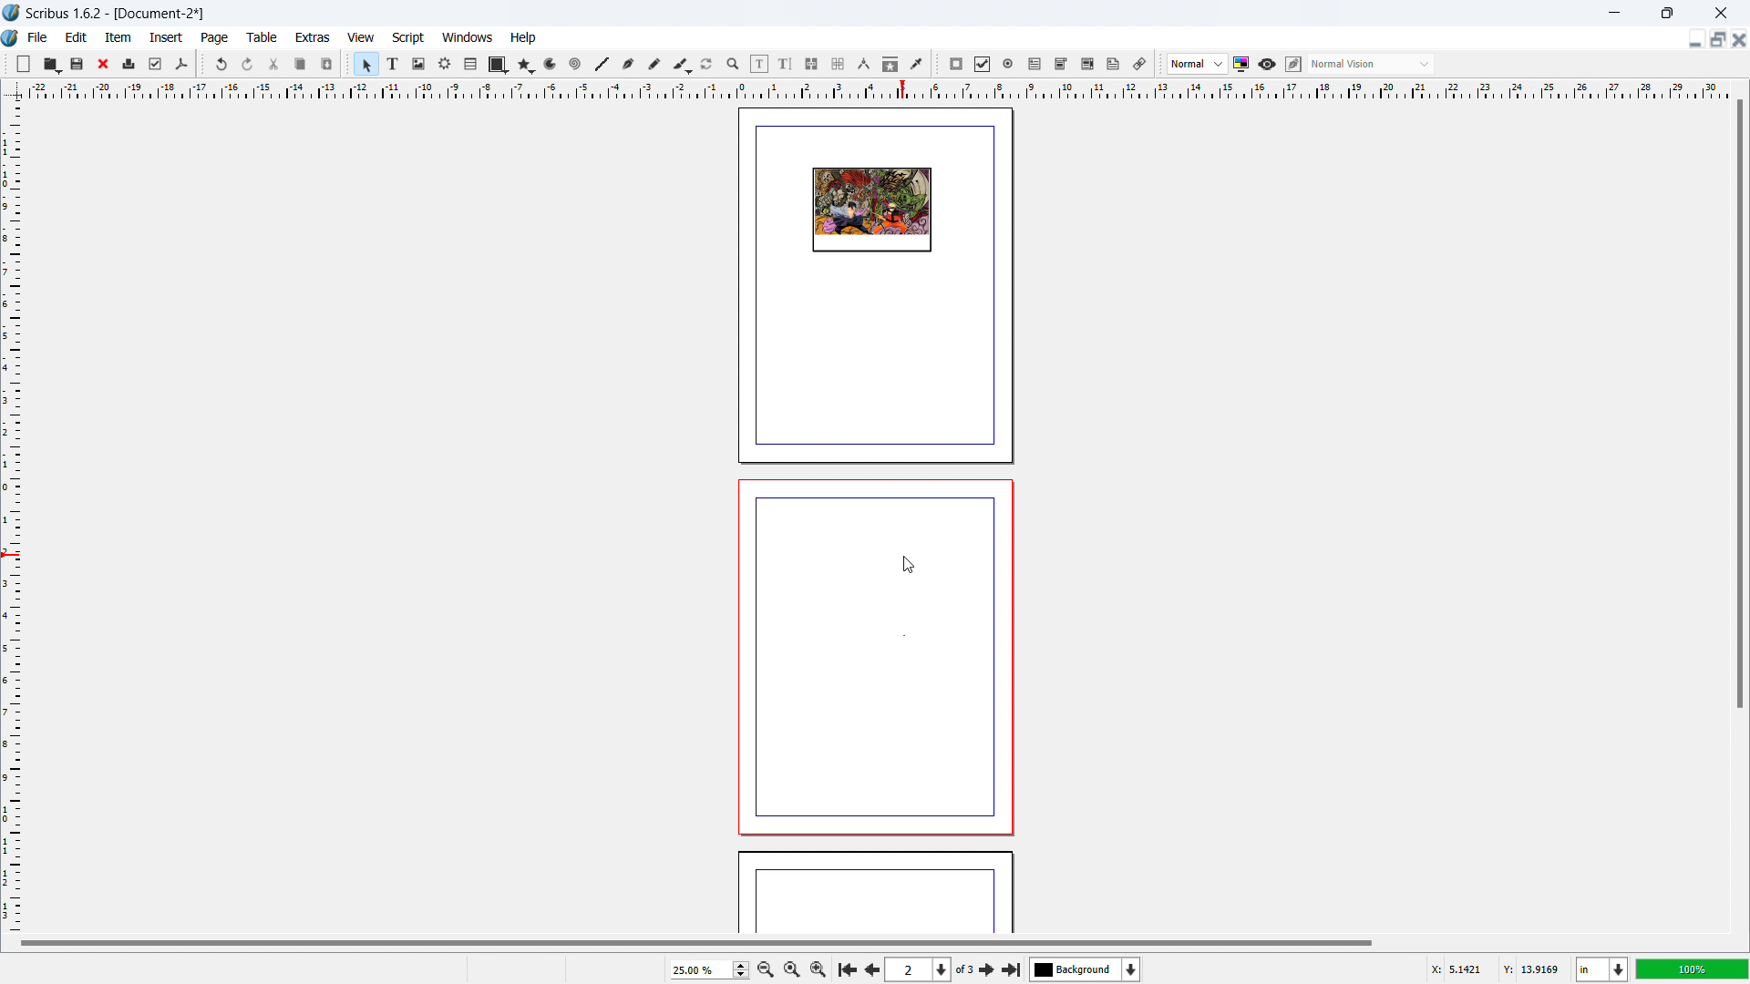 This screenshot has height=984, width=1750. Describe the element at coordinates (628, 65) in the screenshot. I see `bezier curve` at that location.